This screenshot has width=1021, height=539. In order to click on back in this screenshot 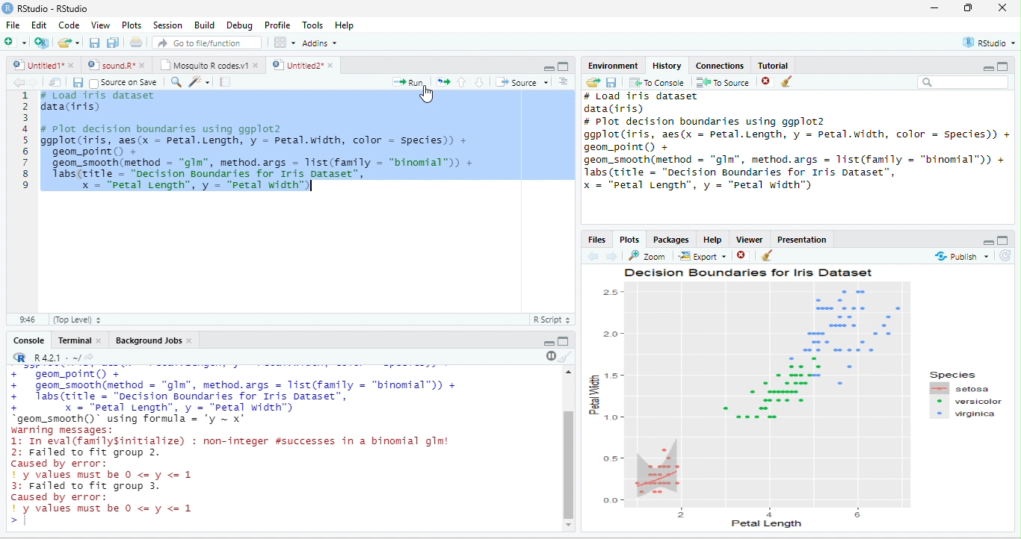, I will do `click(19, 83)`.